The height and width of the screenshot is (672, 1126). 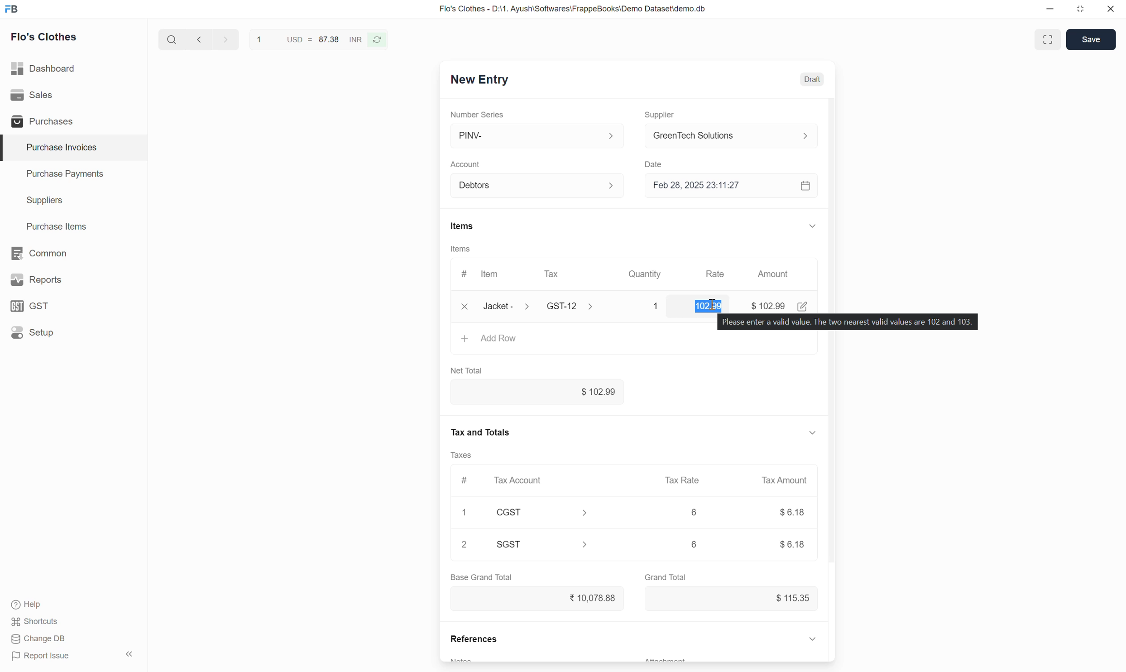 I want to click on $ 102.99, so click(x=768, y=306).